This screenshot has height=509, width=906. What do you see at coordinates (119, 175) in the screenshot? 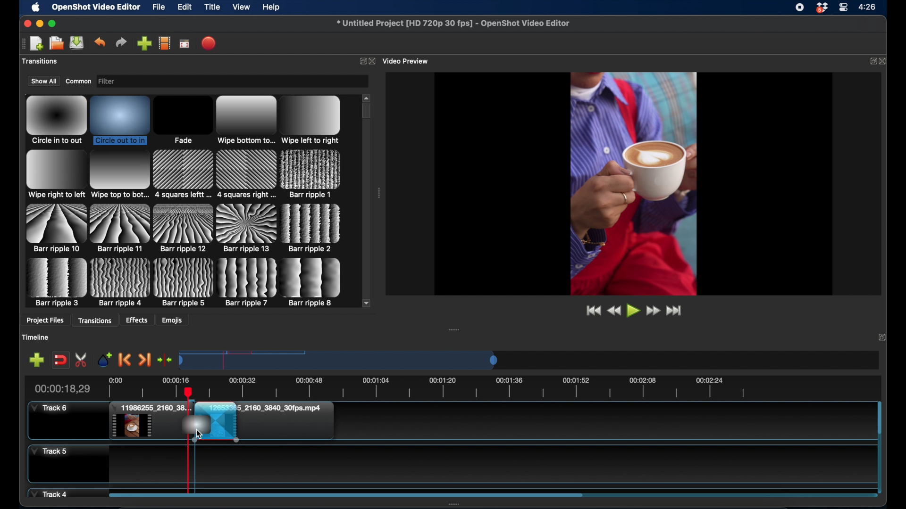
I see `transition` at bounding box center [119, 175].